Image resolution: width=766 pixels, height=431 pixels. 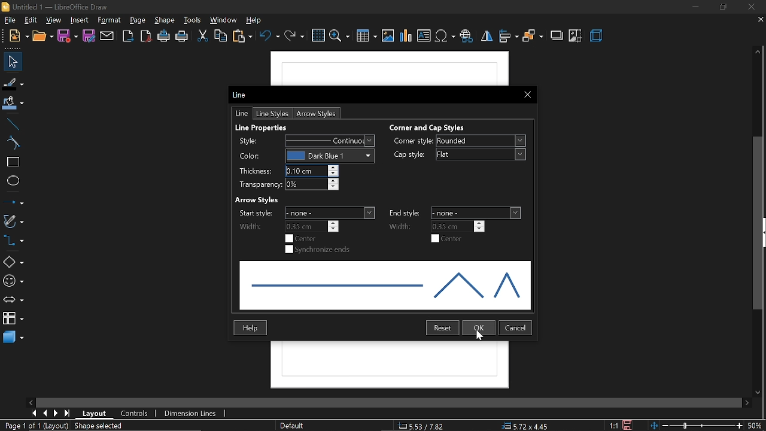 What do you see at coordinates (482, 154) in the screenshot?
I see `cap style` at bounding box center [482, 154].